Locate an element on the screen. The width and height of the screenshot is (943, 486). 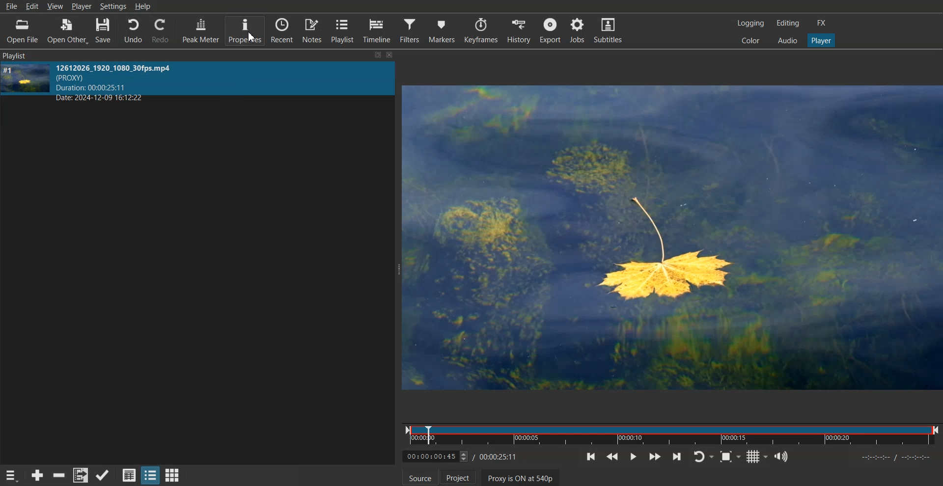
Playlist Panel is located at coordinates (23, 56).